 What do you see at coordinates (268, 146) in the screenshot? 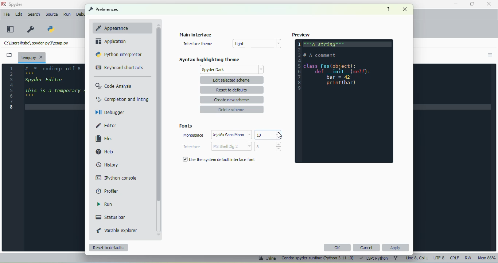
I see `8` at bounding box center [268, 146].